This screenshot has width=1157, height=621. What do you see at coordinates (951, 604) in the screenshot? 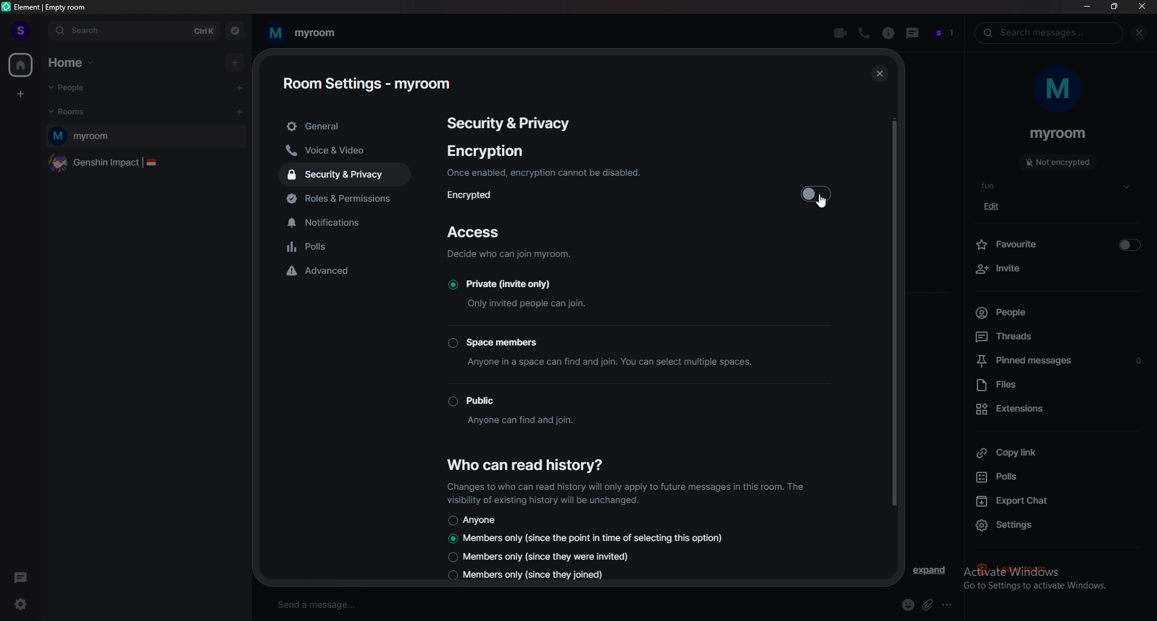
I see `more options` at bounding box center [951, 604].